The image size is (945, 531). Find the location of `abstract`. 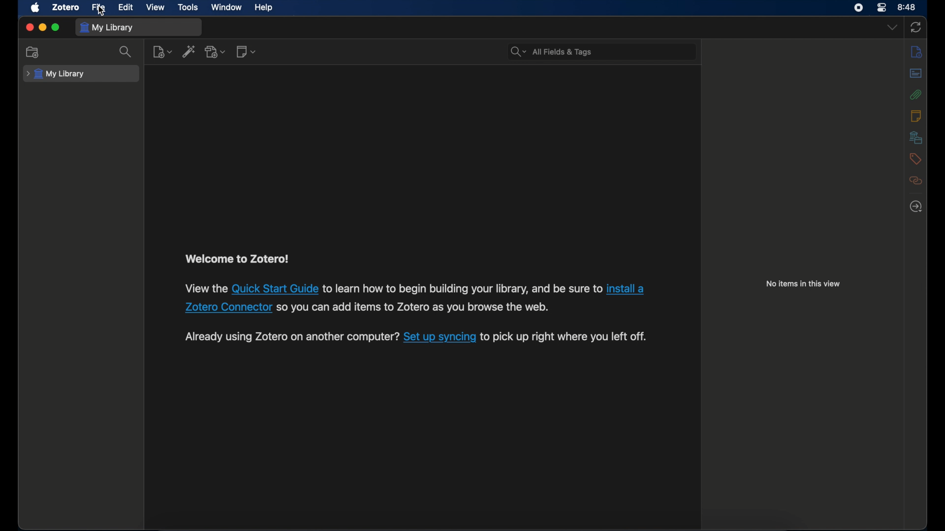

abstract is located at coordinates (915, 73).